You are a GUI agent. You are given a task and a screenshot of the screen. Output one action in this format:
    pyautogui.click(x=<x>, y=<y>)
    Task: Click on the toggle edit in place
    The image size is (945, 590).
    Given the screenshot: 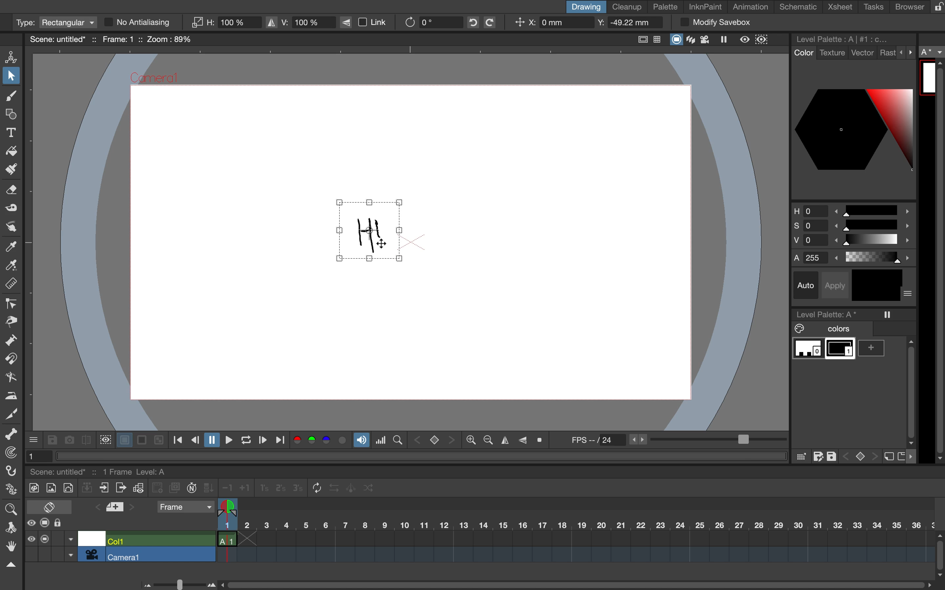 What is the action you would take?
    pyautogui.click(x=138, y=489)
    